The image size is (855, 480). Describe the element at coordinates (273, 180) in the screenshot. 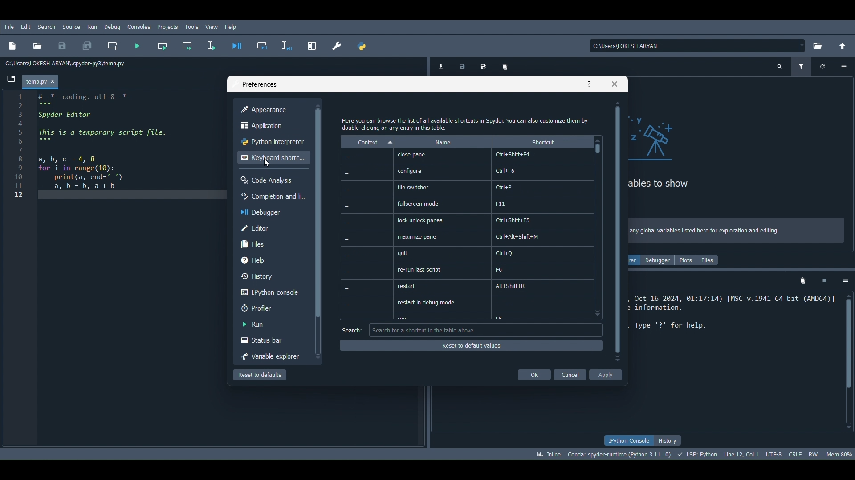

I see `Code Analysis` at that location.